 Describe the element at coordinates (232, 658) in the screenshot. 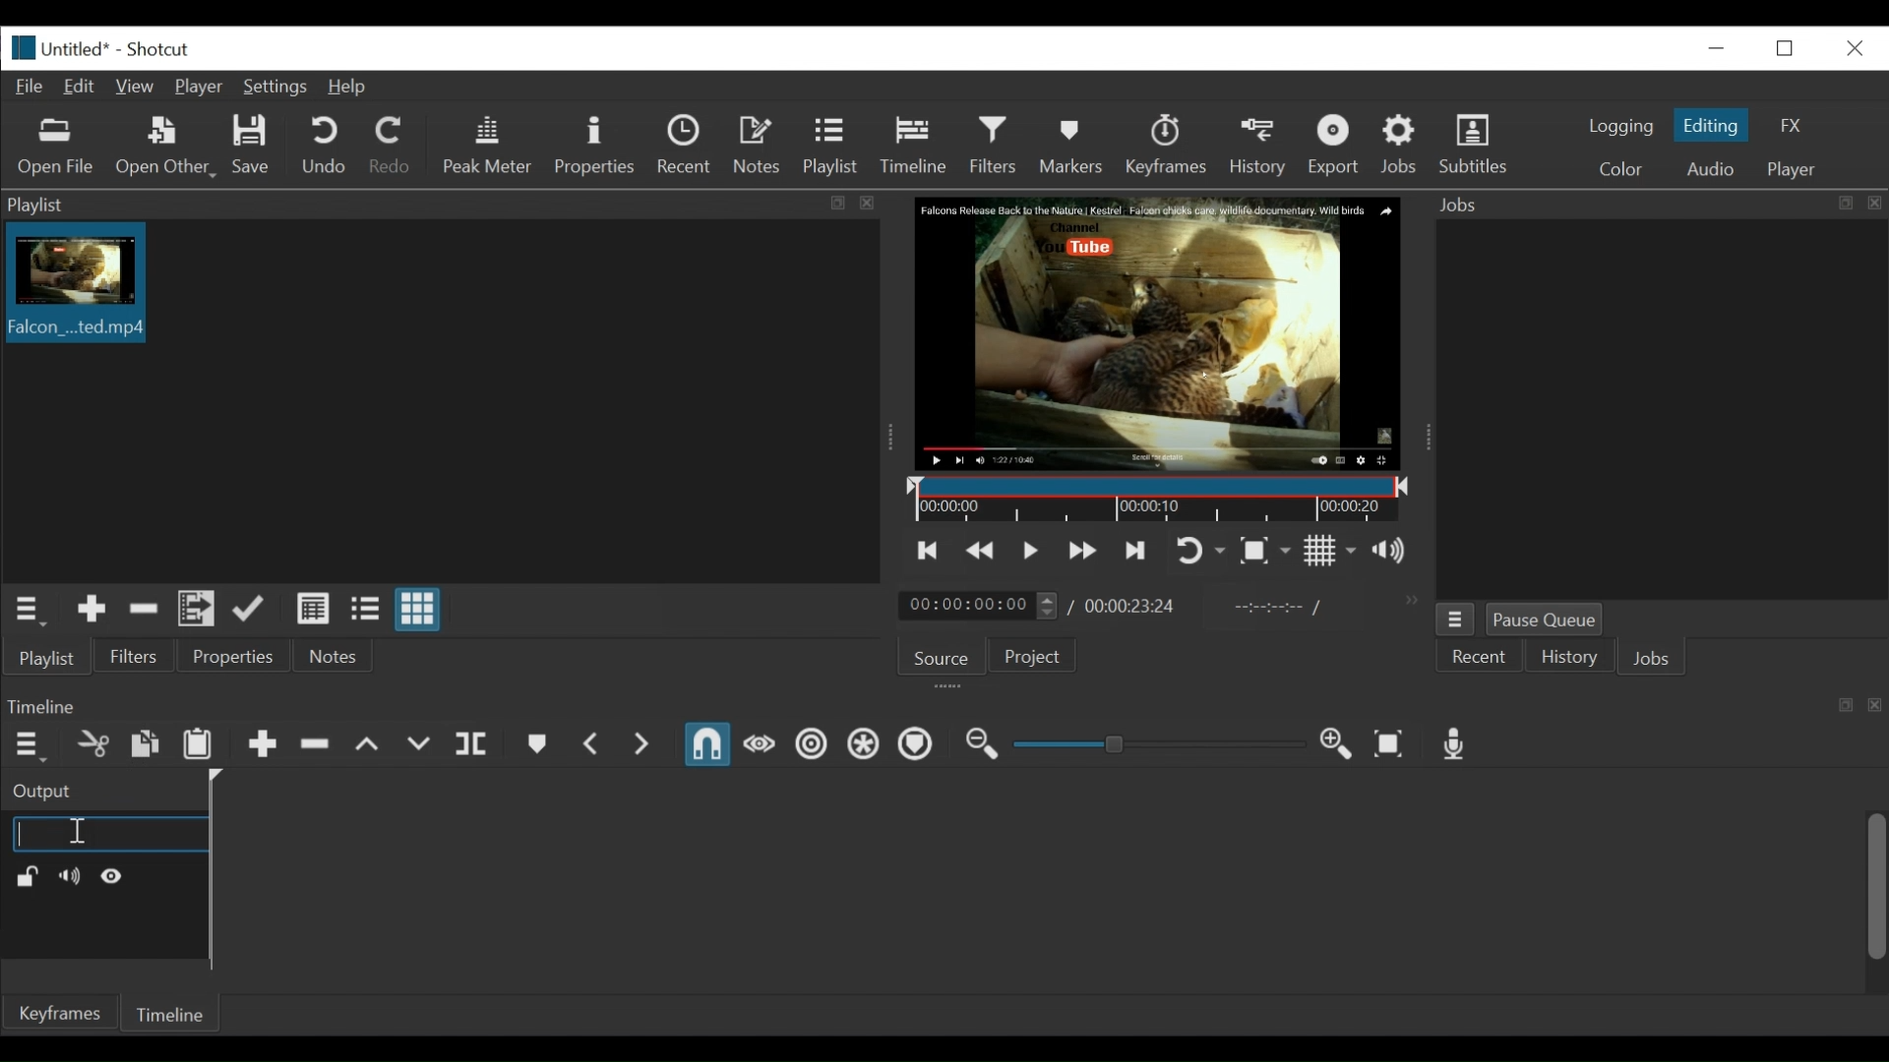

I see `Properties` at that location.